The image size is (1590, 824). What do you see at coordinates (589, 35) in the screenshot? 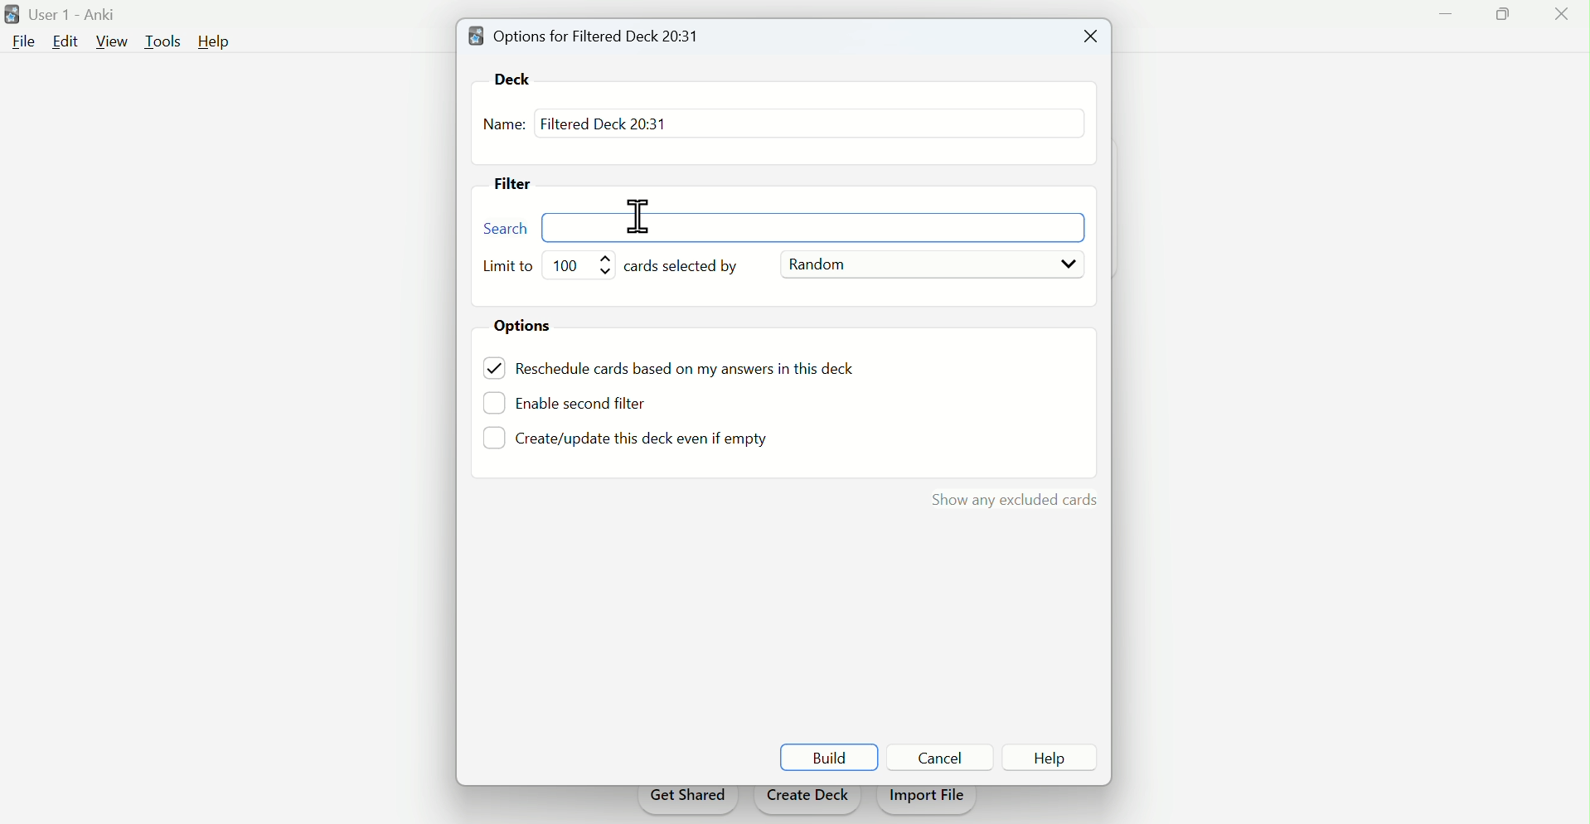
I see `Options for filtered deck 20: 31` at bounding box center [589, 35].